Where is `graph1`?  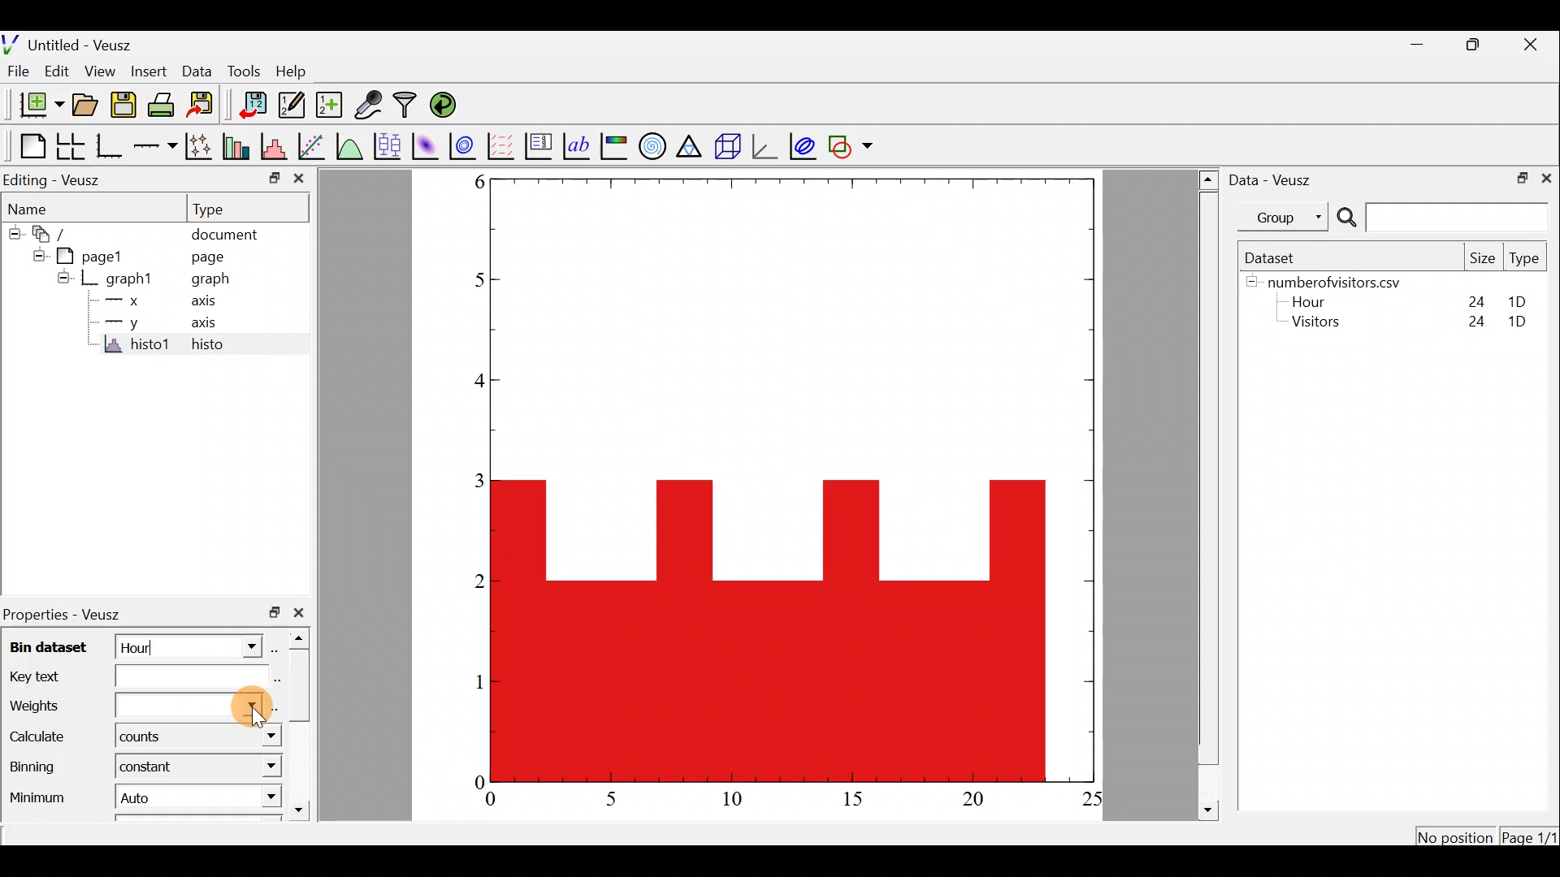
graph1 is located at coordinates (131, 278).